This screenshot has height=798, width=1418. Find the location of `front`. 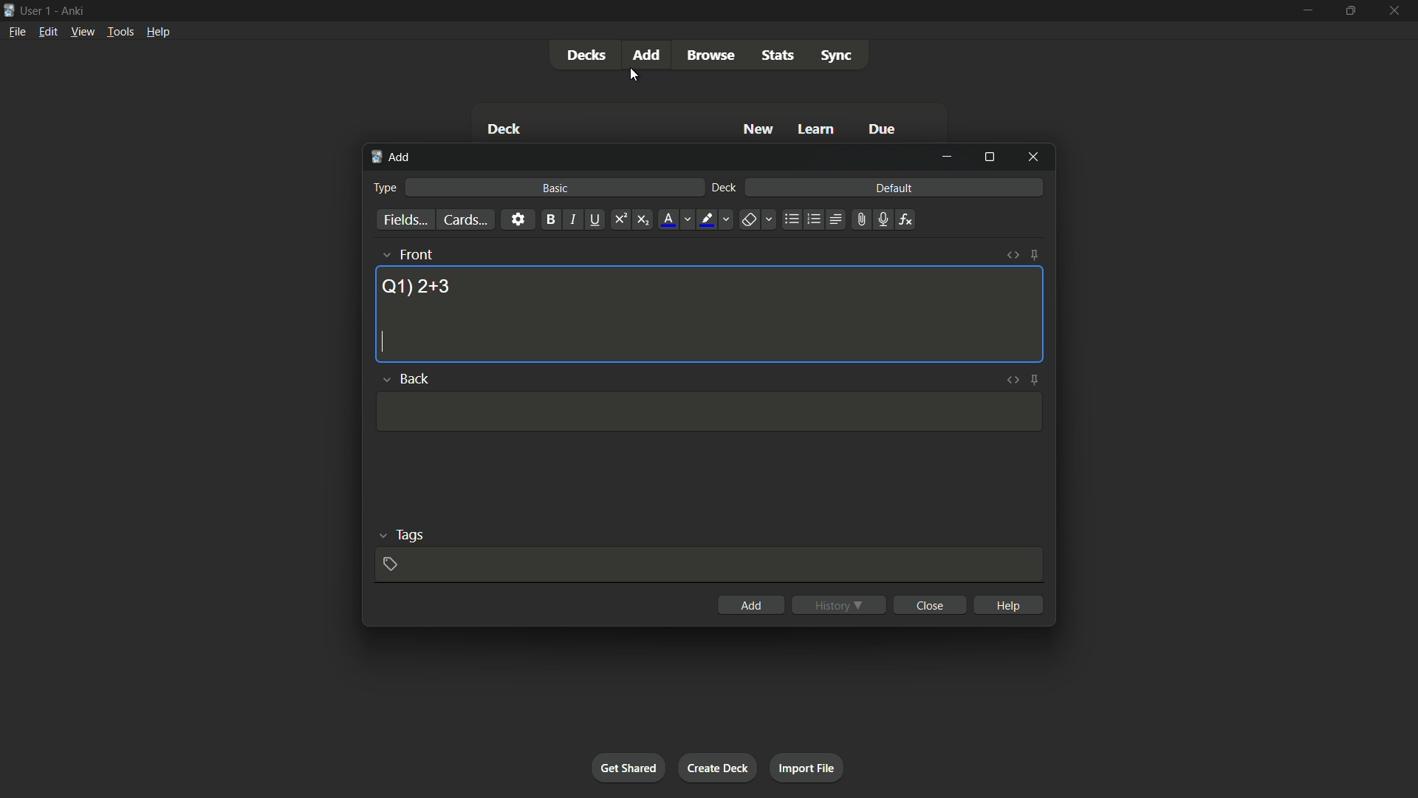

front is located at coordinates (415, 254).